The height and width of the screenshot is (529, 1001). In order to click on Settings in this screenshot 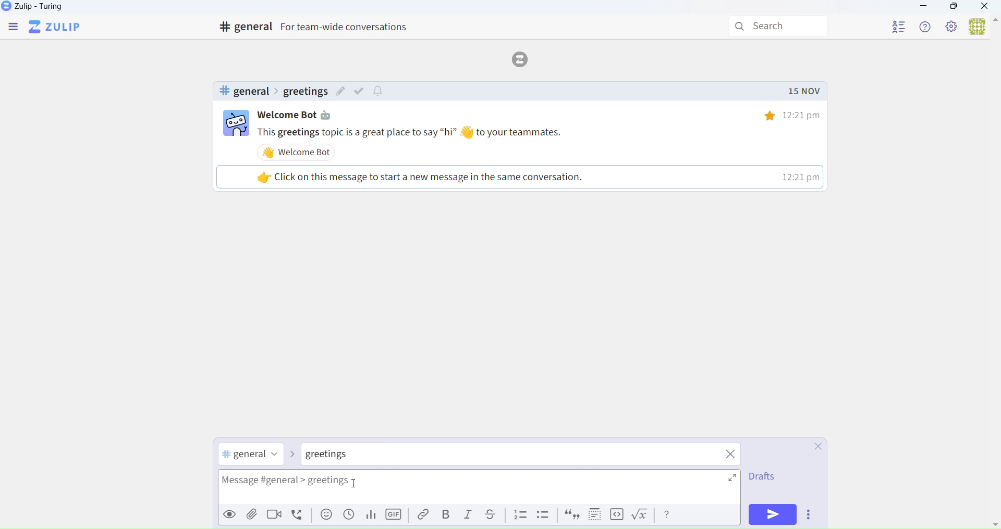, I will do `click(952, 27)`.